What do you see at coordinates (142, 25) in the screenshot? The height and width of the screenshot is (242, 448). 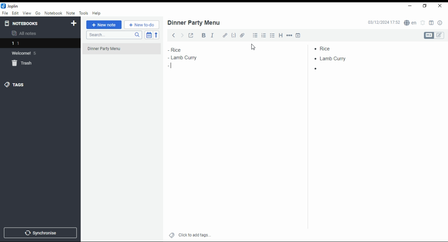 I see `new to-do list` at bounding box center [142, 25].